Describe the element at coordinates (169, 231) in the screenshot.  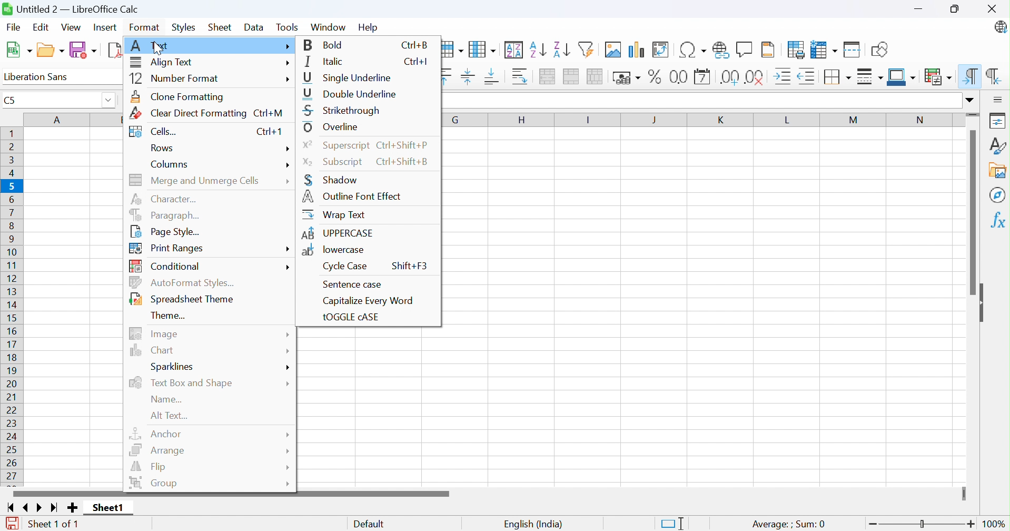
I see `Page style` at that location.